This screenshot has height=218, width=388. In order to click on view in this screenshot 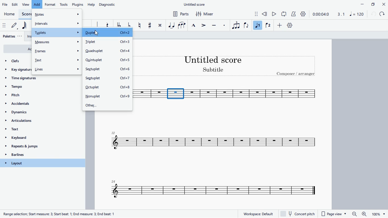, I will do `click(26, 5)`.